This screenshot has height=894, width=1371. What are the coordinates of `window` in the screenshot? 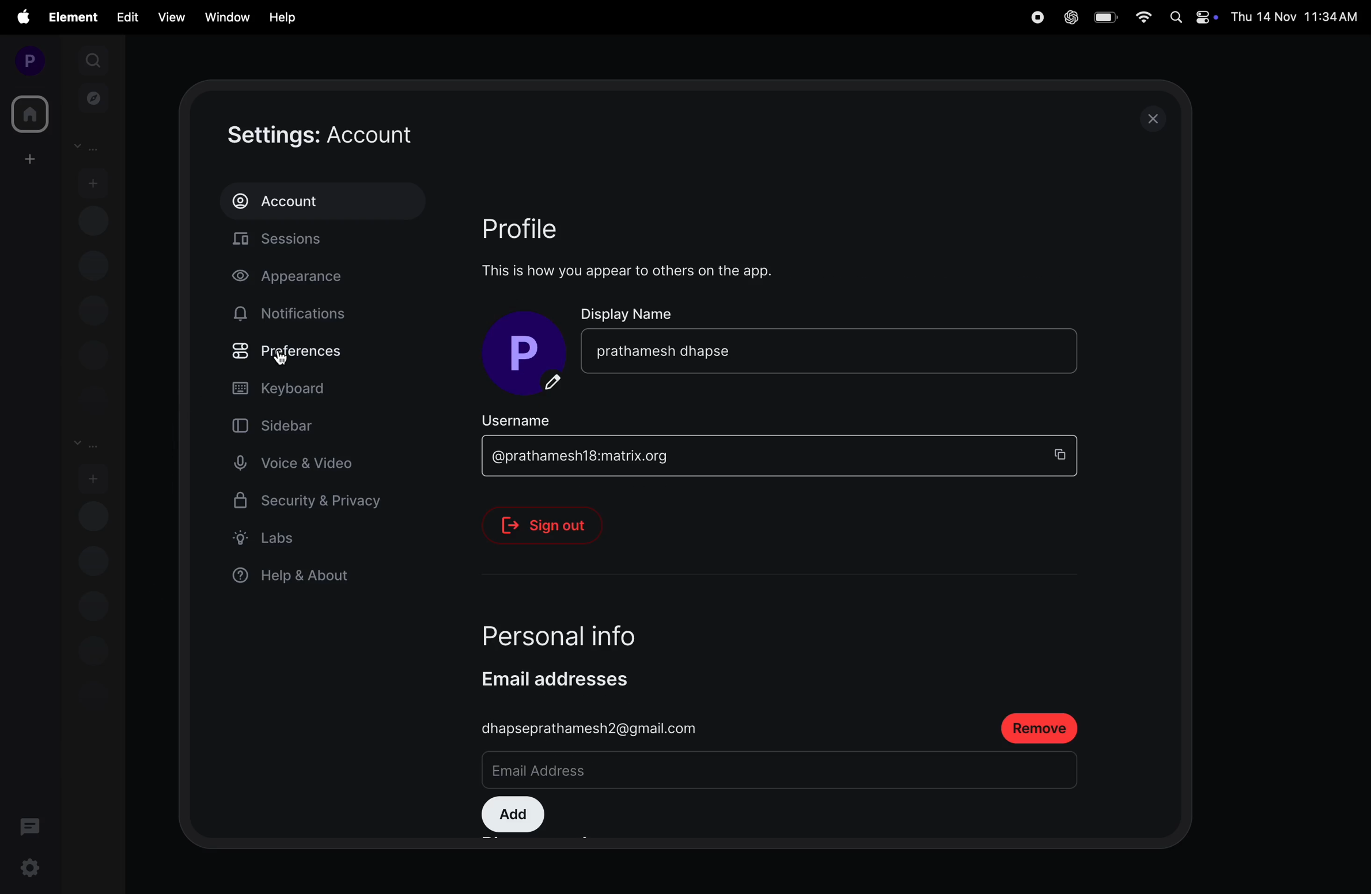 It's located at (223, 18).